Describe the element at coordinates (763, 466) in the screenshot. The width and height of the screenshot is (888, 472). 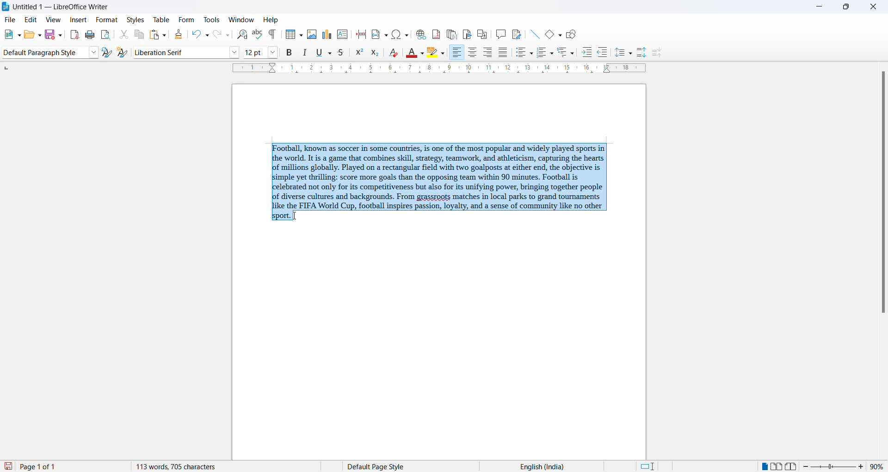
I see `single page view` at that location.